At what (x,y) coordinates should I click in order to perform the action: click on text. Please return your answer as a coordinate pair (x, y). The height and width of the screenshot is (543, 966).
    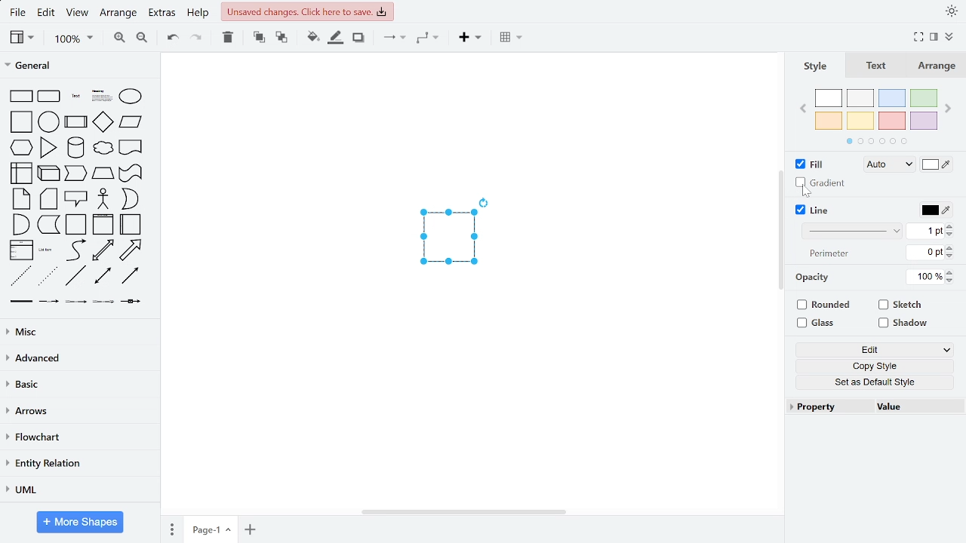
    Looking at the image, I should click on (829, 254).